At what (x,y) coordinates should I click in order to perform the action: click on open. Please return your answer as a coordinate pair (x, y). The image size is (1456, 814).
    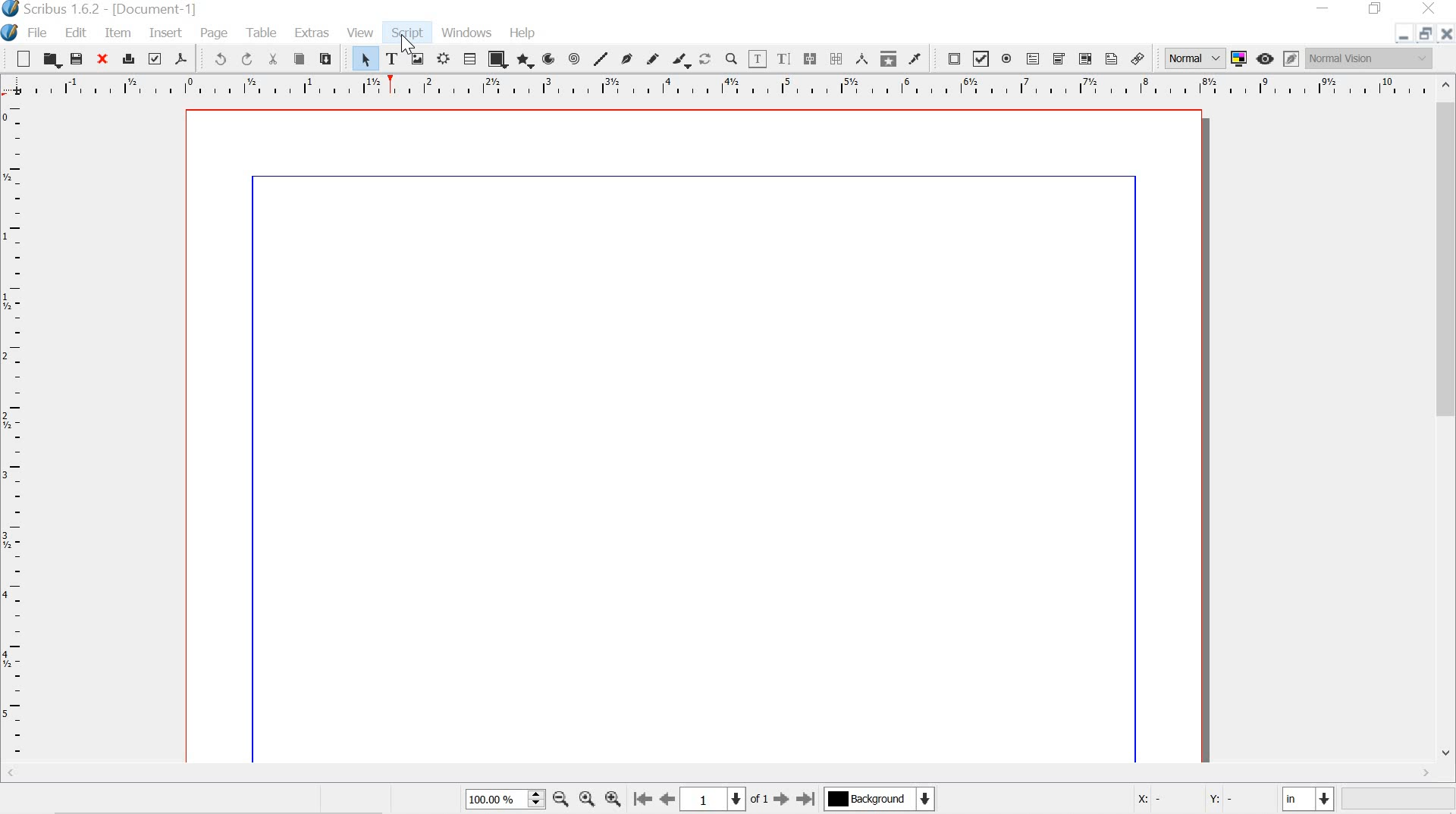
    Looking at the image, I should click on (52, 60).